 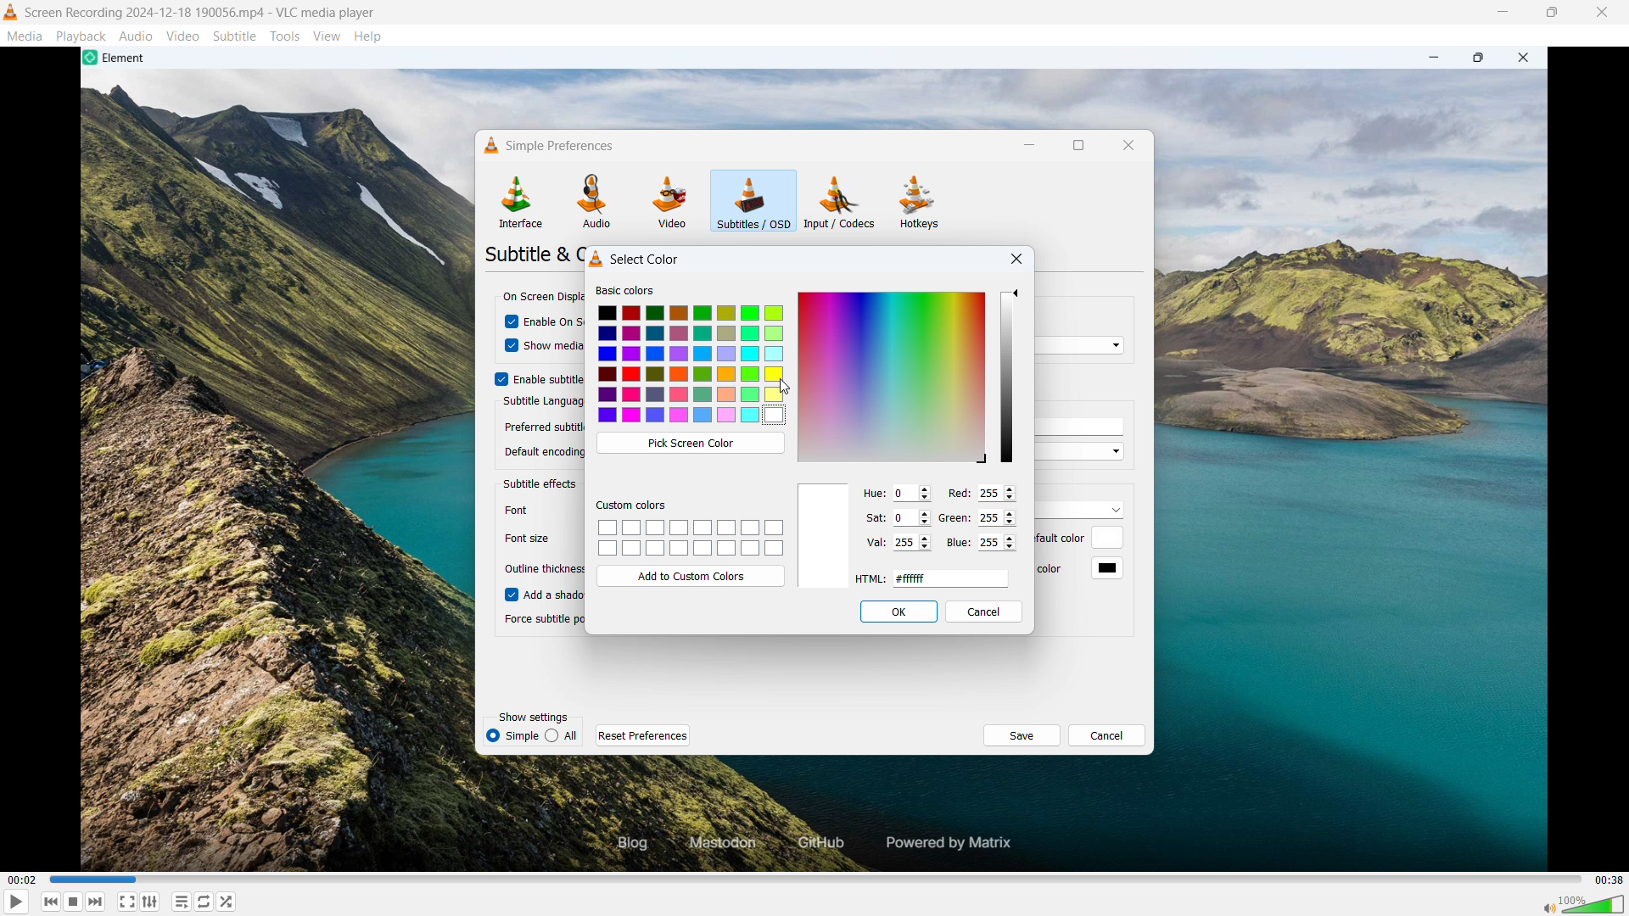 I want to click on Selected colour preview , so click(x=826, y=535).